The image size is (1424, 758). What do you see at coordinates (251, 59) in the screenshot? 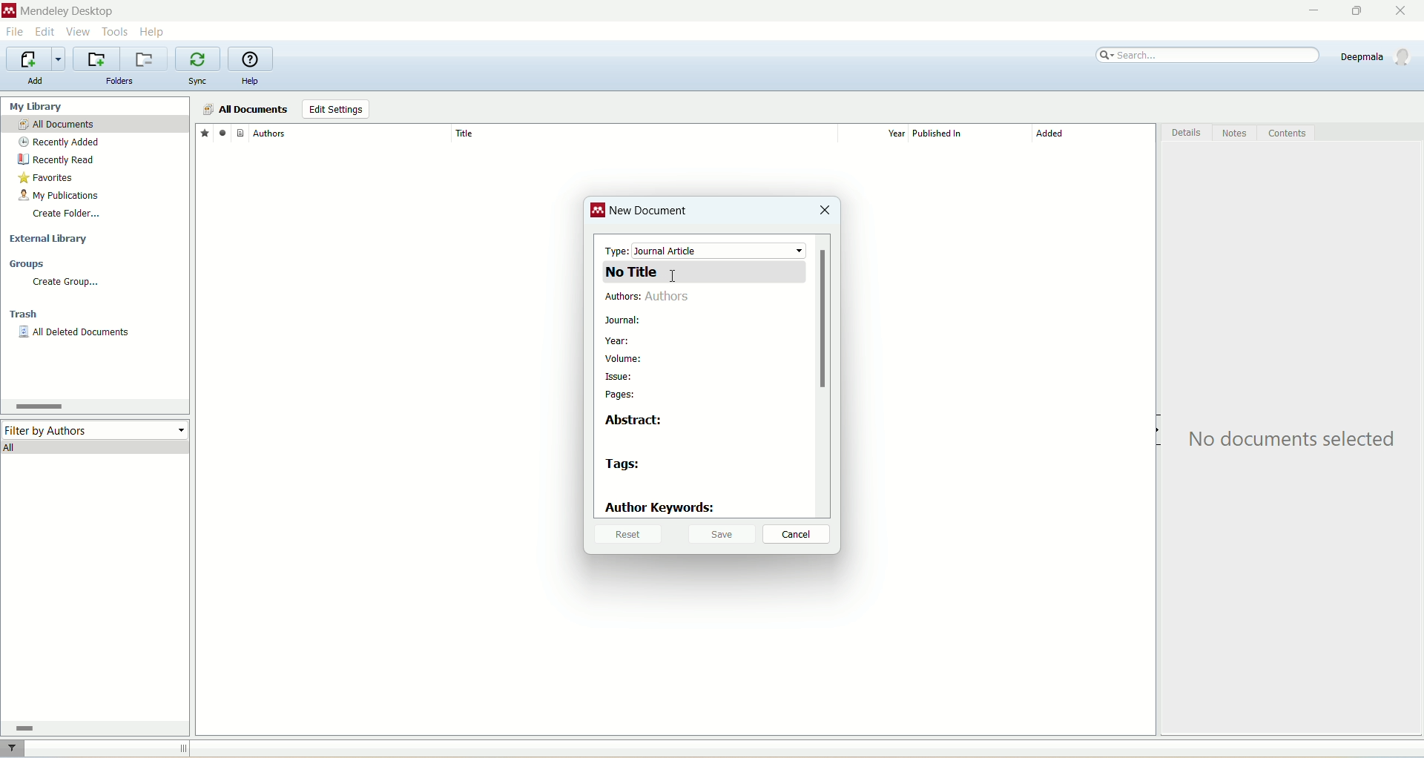
I see `online help guide for mendeley` at bounding box center [251, 59].